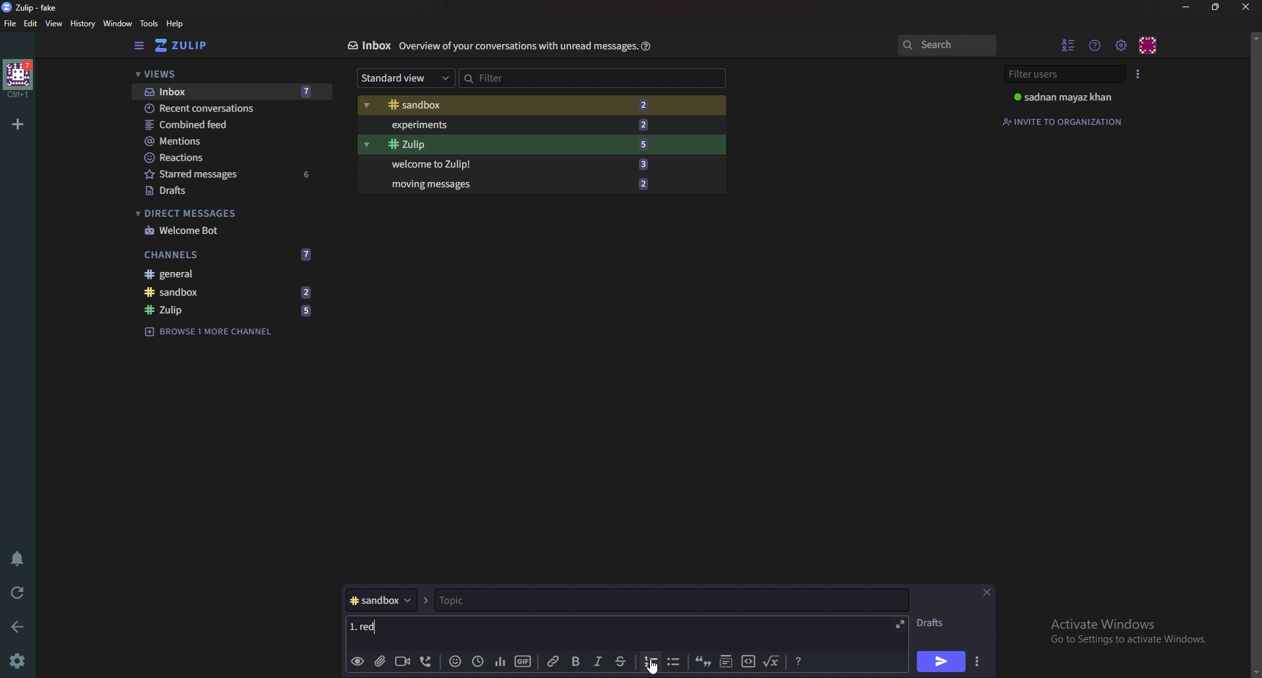  What do you see at coordinates (402, 79) in the screenshot?
I see `Standard view` at bounding box center [402, 79].